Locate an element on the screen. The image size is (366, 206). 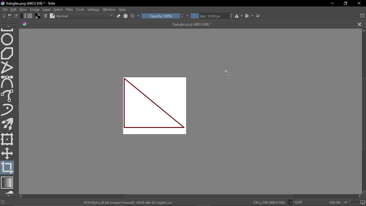
Vertical scrollbar is located at coordinates (190, 196).